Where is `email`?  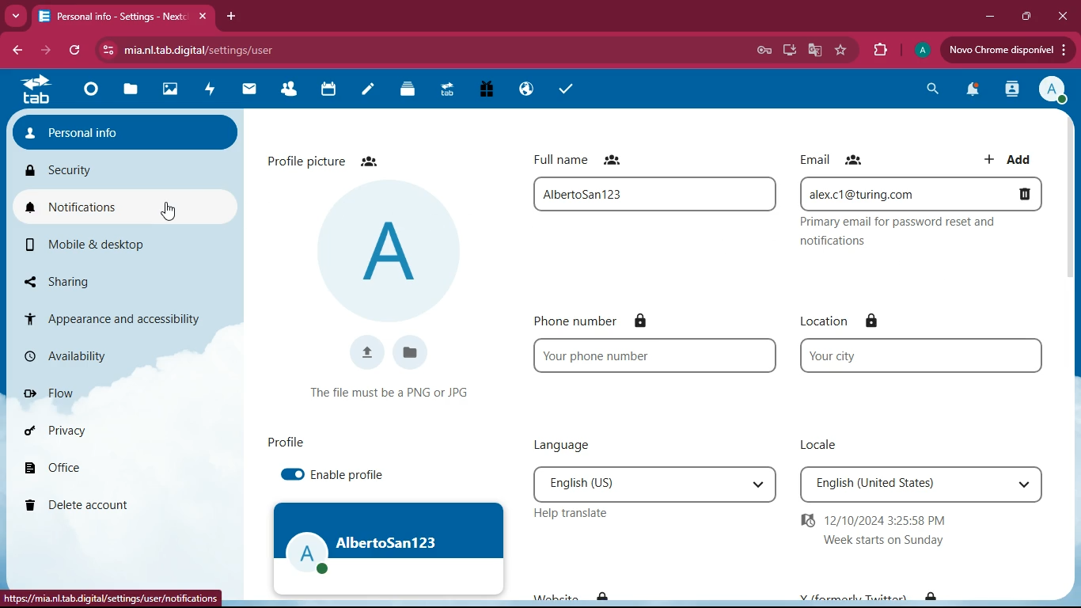
email is located at coordinates (839, 160).